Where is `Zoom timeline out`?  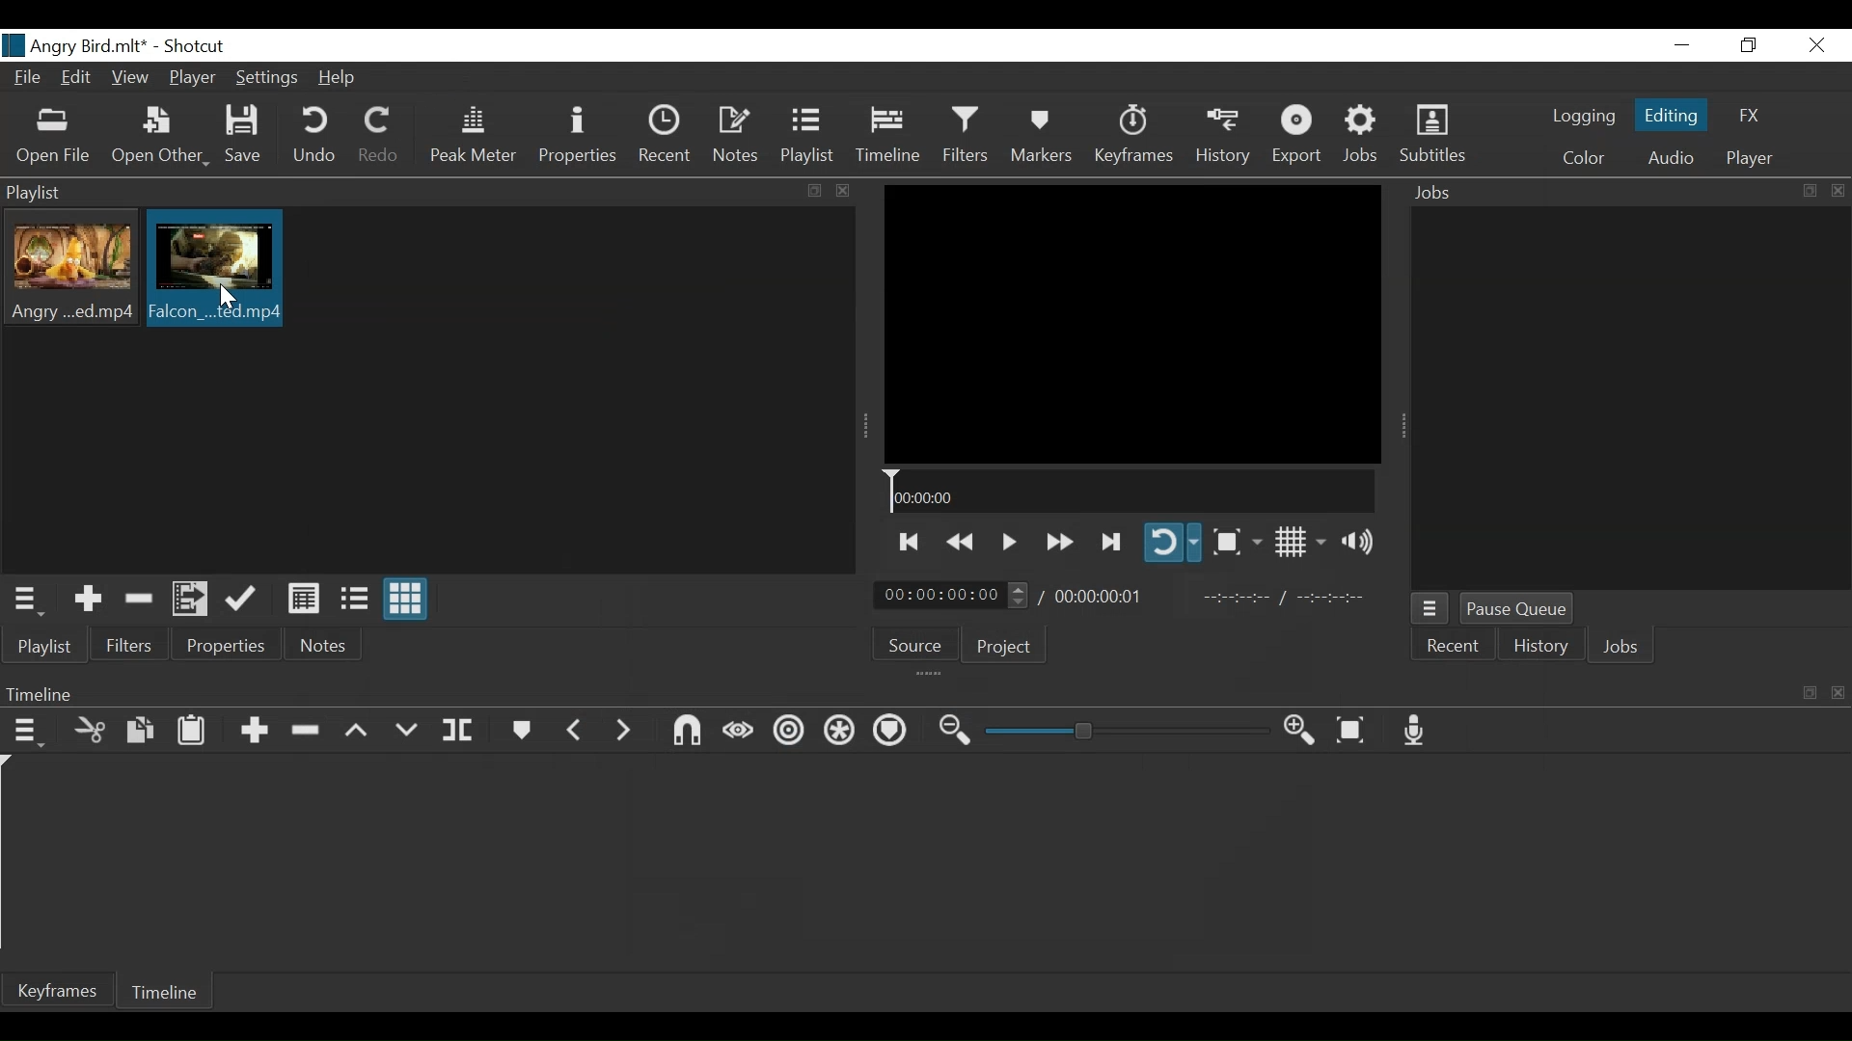
Zoom timeline out is located at coordinates (958, 731).